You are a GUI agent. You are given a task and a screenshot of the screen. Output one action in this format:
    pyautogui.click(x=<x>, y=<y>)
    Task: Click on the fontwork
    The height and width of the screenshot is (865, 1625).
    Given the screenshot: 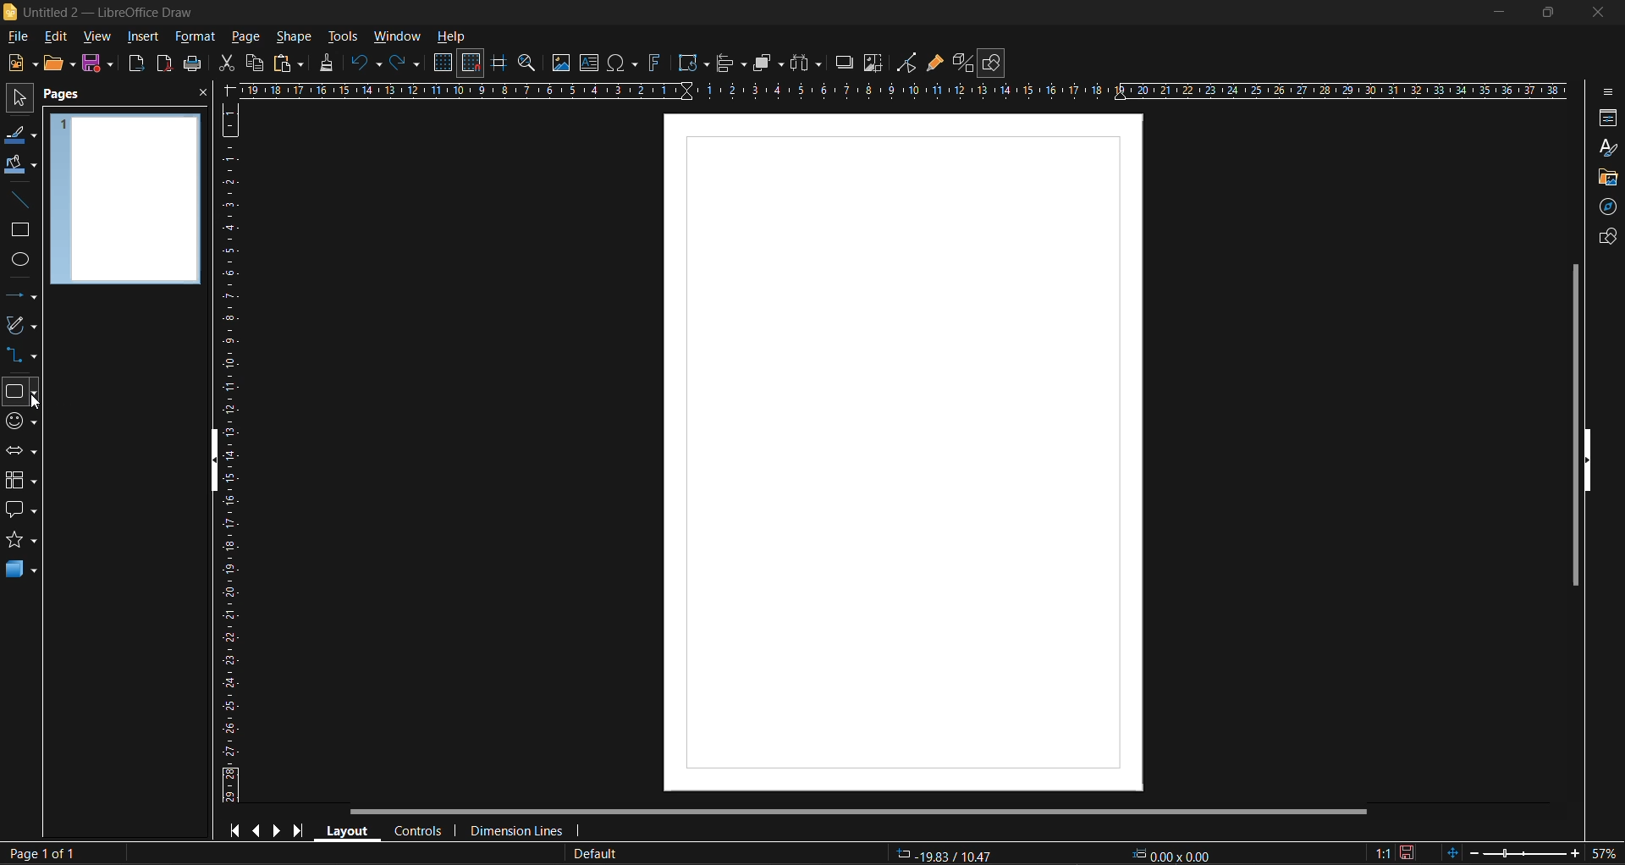 What is the action you would take?
    pyautogui.click(x=658, y=61)
    